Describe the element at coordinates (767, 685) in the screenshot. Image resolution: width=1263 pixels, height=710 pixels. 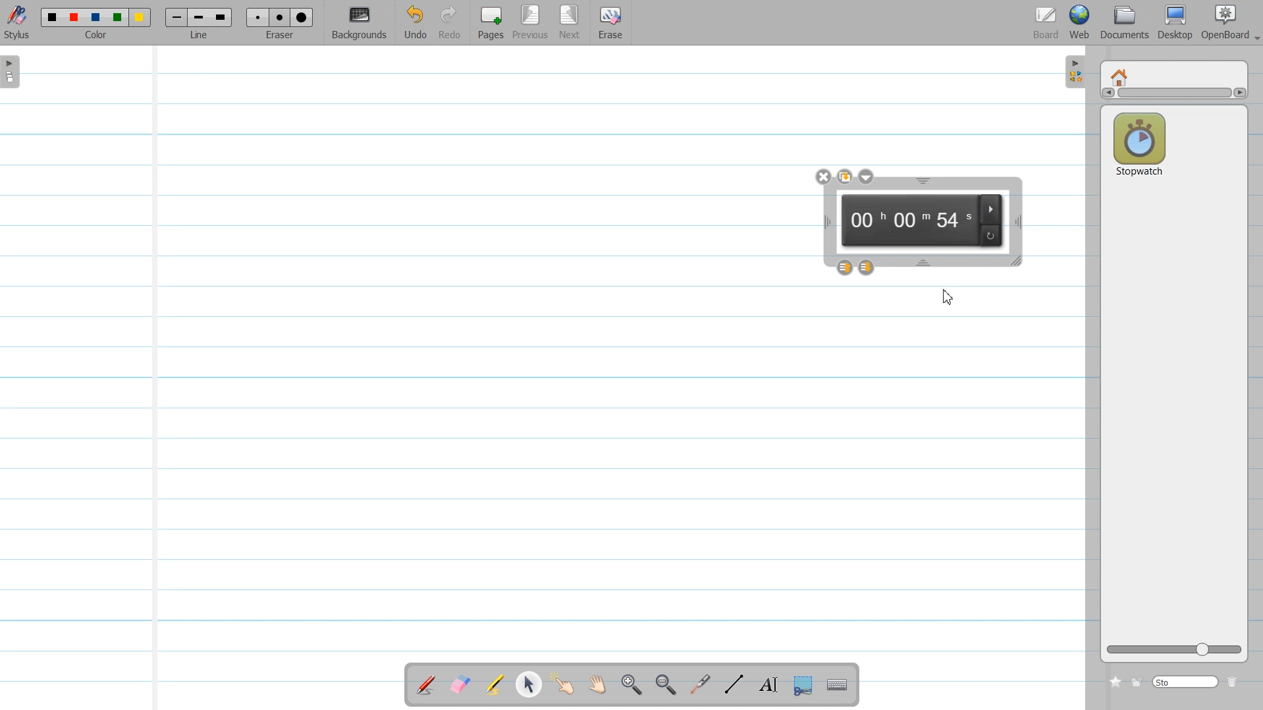
I see `Write Text` at that location.